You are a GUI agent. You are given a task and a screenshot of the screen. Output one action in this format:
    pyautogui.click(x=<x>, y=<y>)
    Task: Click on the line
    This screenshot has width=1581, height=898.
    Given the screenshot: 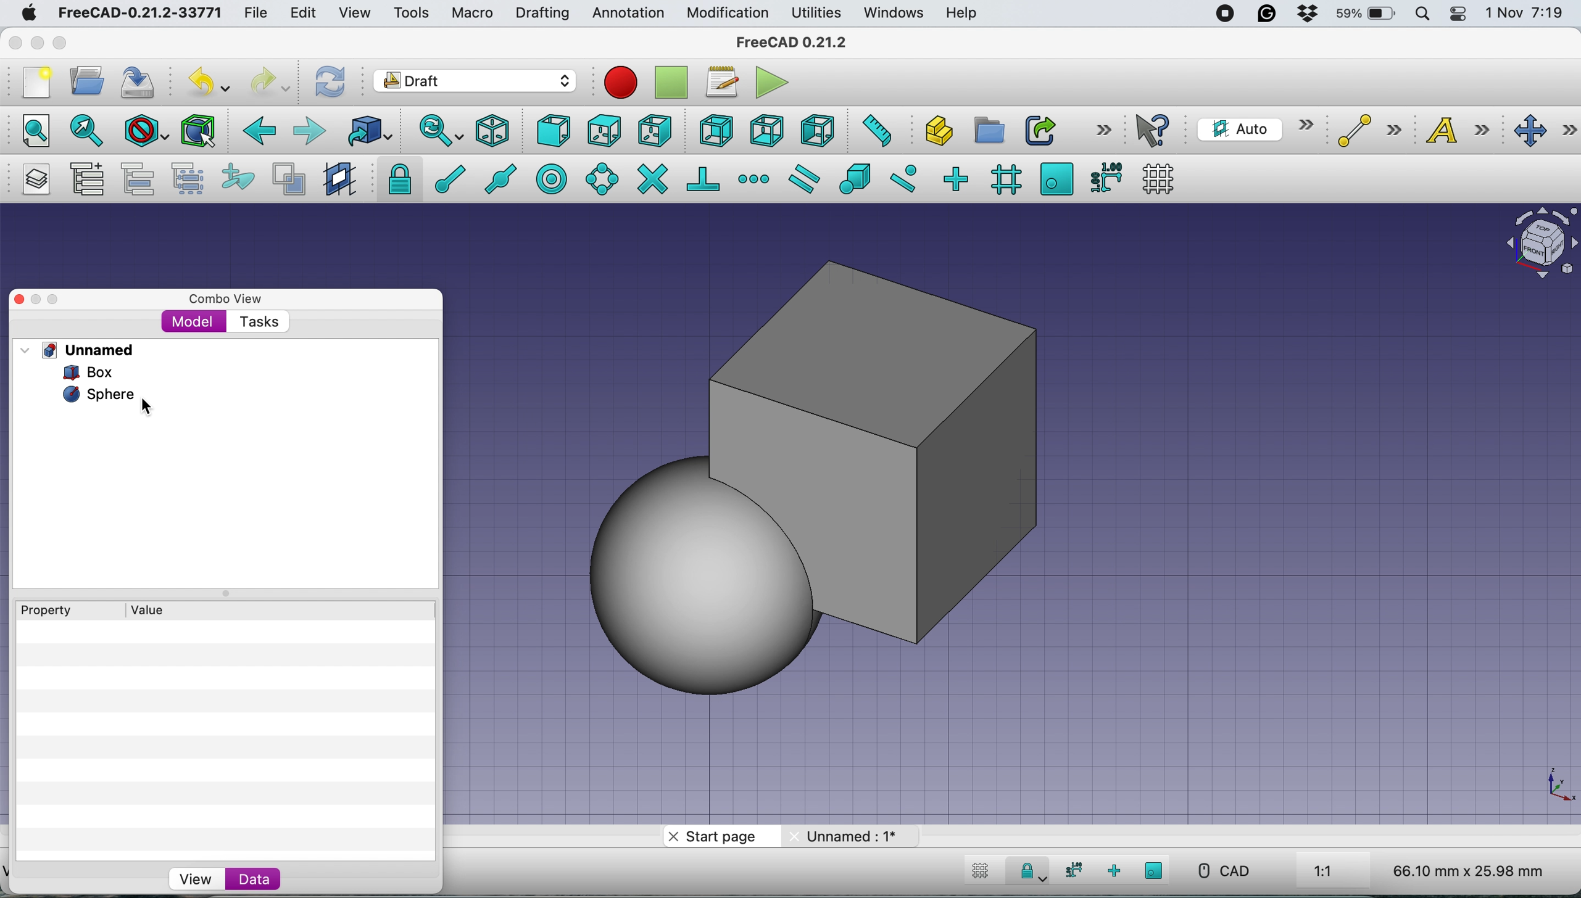 What is the action you would take?
    pyautogui.click(x=1366, y=131)
    